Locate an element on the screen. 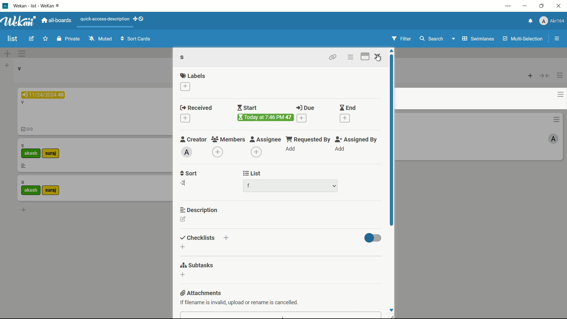 The width and height of the screenshot is (567, 319). admin is located at coordinates (187, 152).